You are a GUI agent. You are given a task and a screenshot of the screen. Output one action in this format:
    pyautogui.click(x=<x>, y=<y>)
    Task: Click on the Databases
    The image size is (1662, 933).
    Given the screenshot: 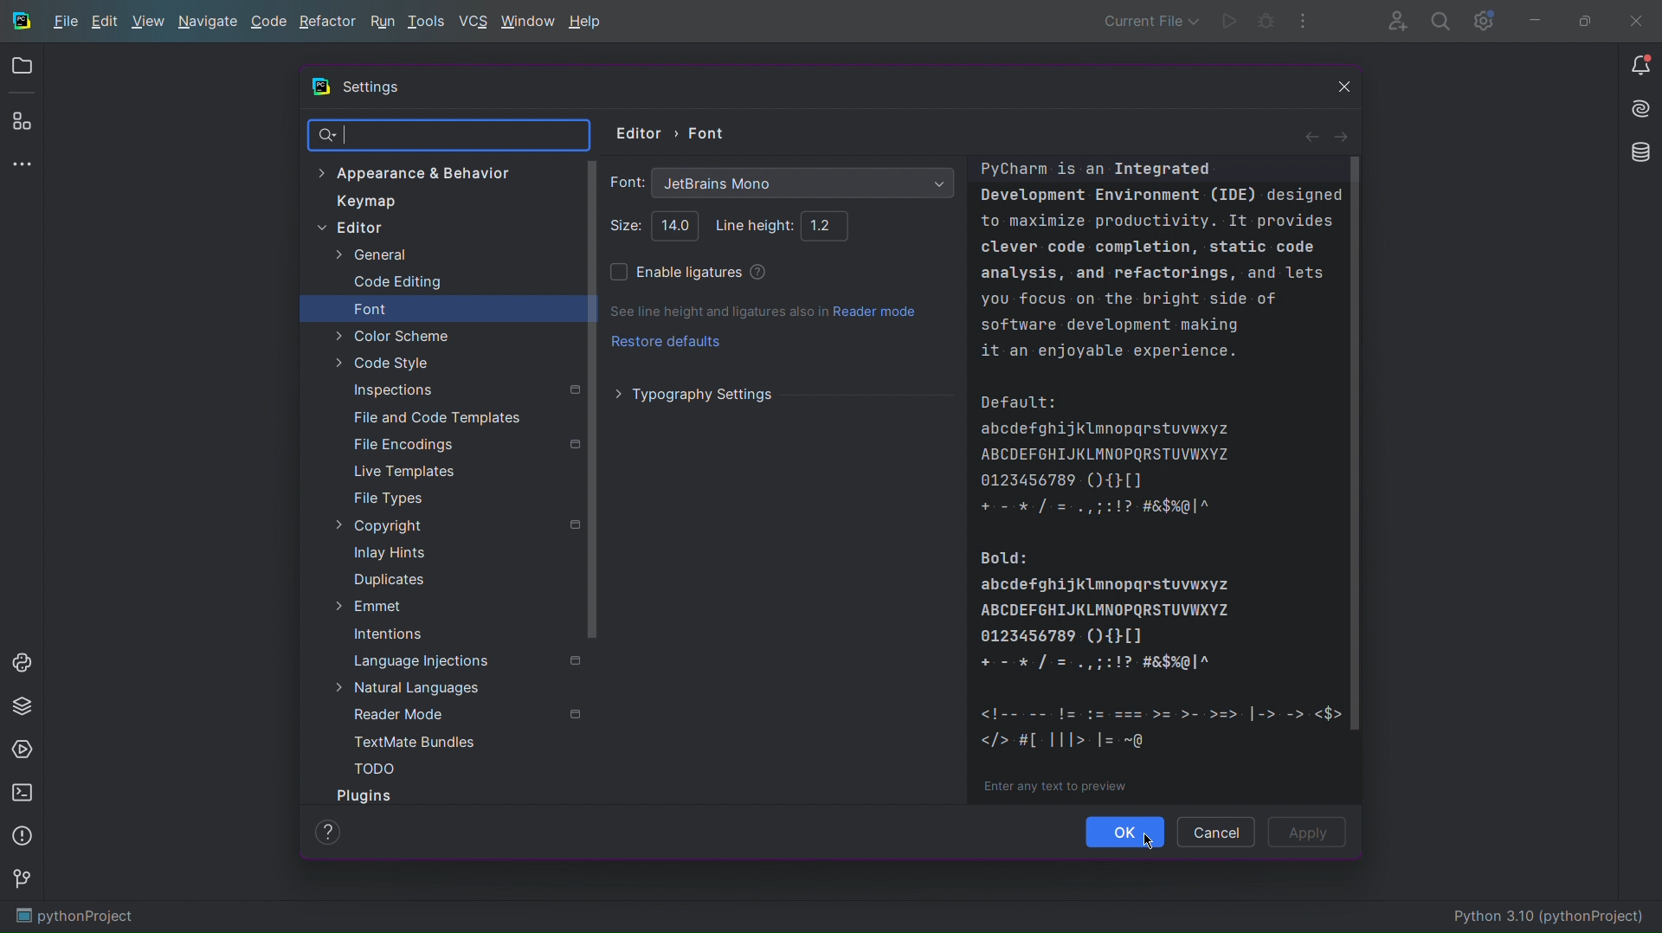 What is the action you would take?
    pyautogui.click(x=1634, y=155)
    